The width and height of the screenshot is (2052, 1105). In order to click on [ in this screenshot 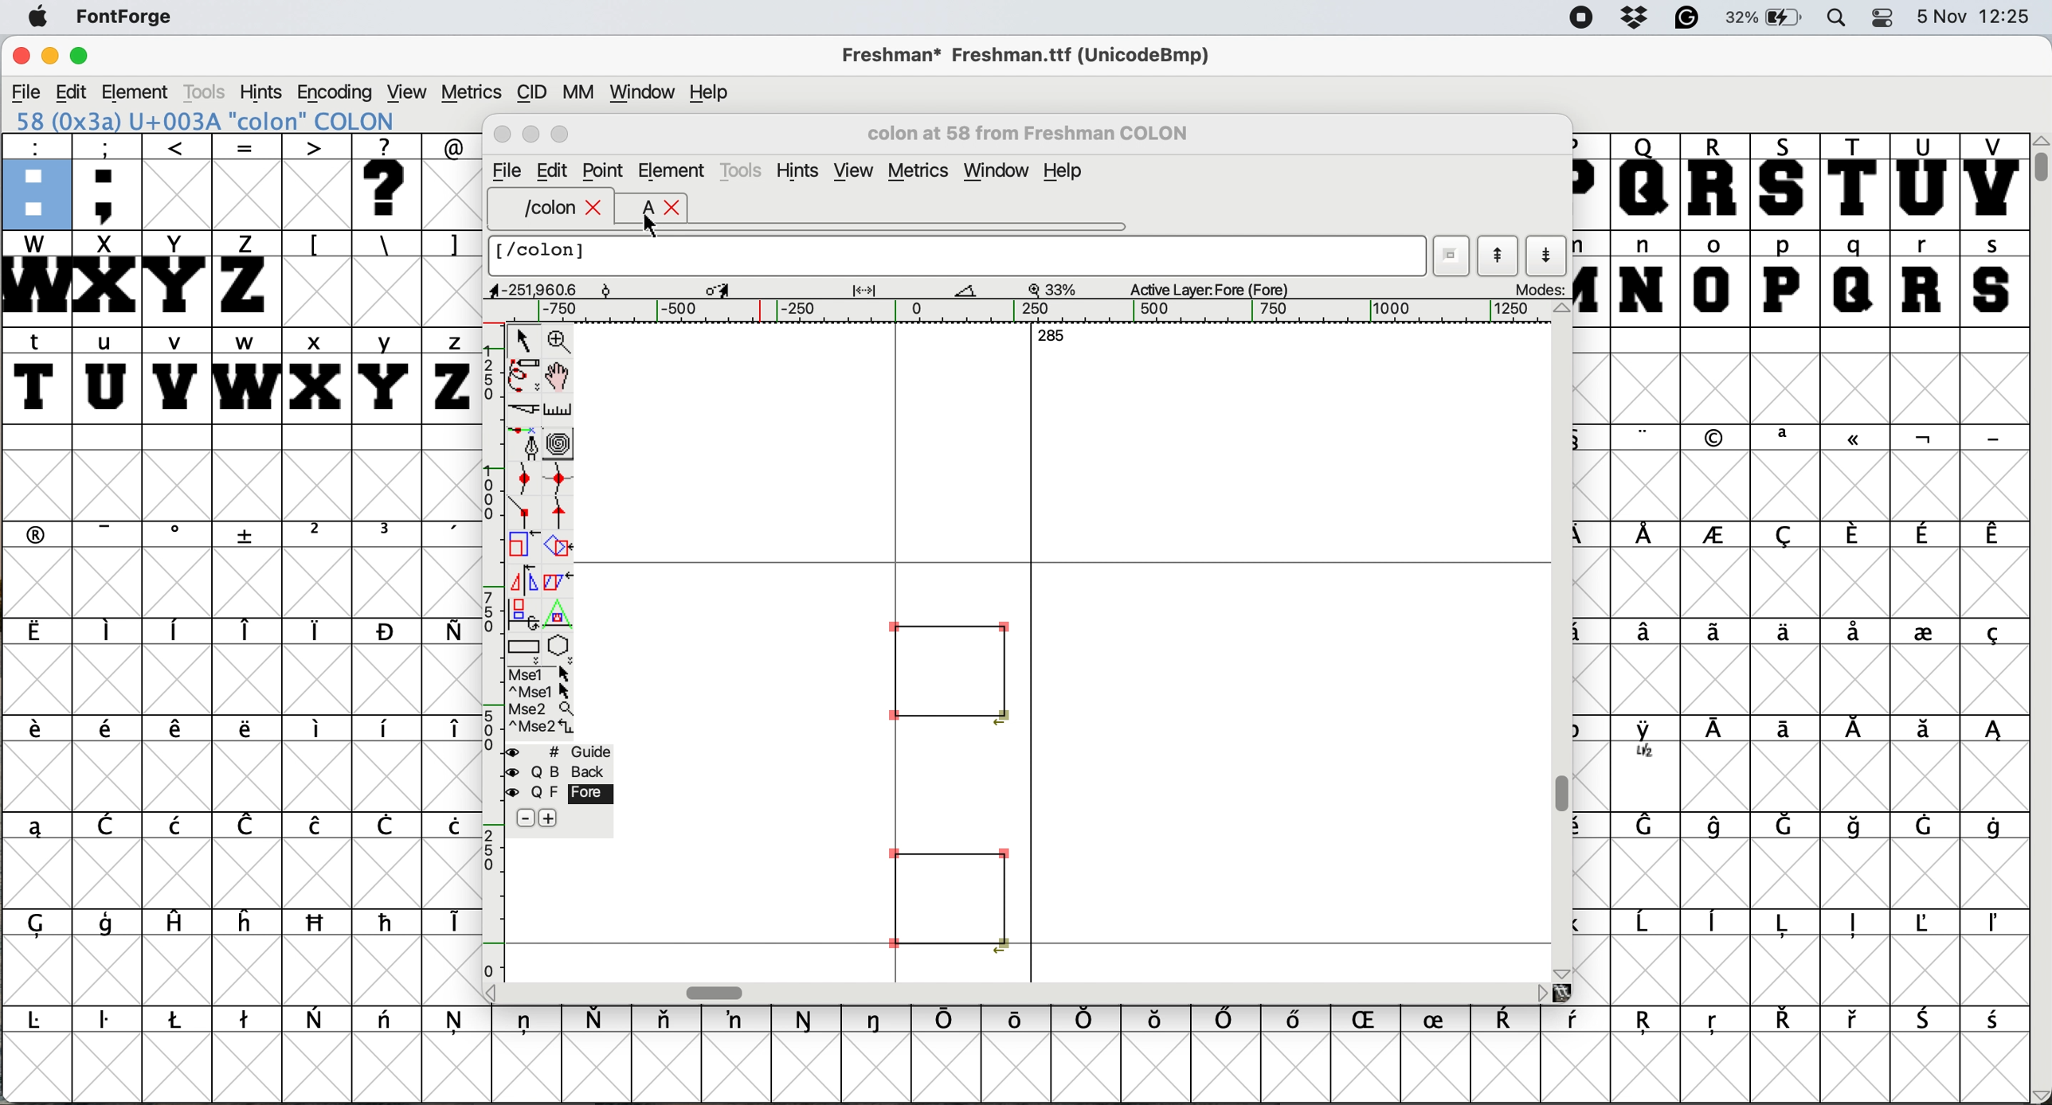, I will do `click(316, 244)`.